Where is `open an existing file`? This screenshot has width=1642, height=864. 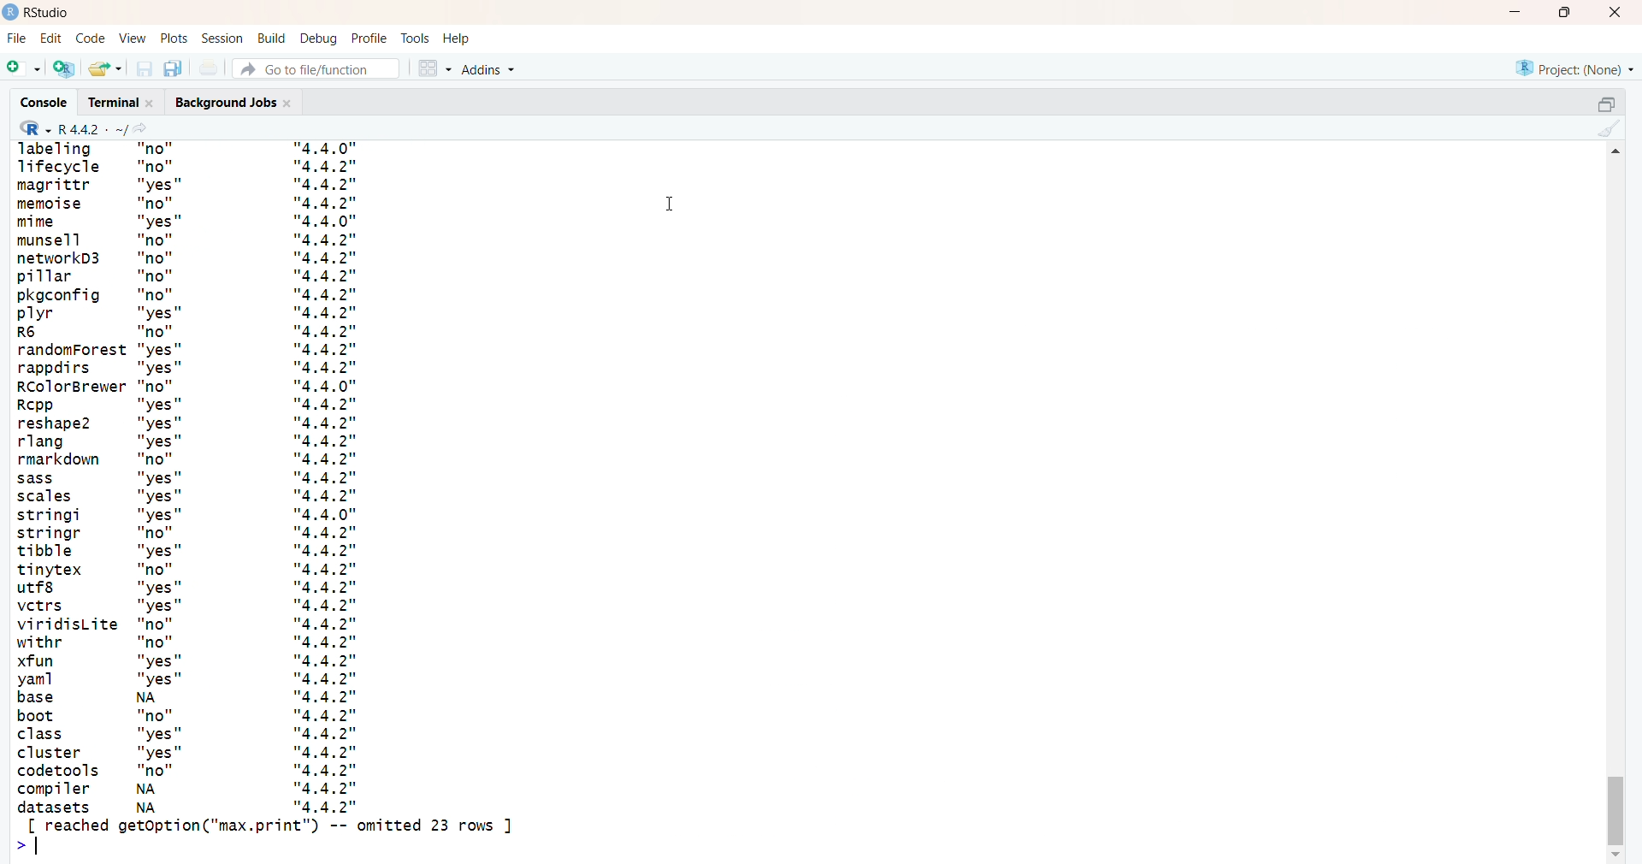
open an existing file is located at coordinates (106, 68).